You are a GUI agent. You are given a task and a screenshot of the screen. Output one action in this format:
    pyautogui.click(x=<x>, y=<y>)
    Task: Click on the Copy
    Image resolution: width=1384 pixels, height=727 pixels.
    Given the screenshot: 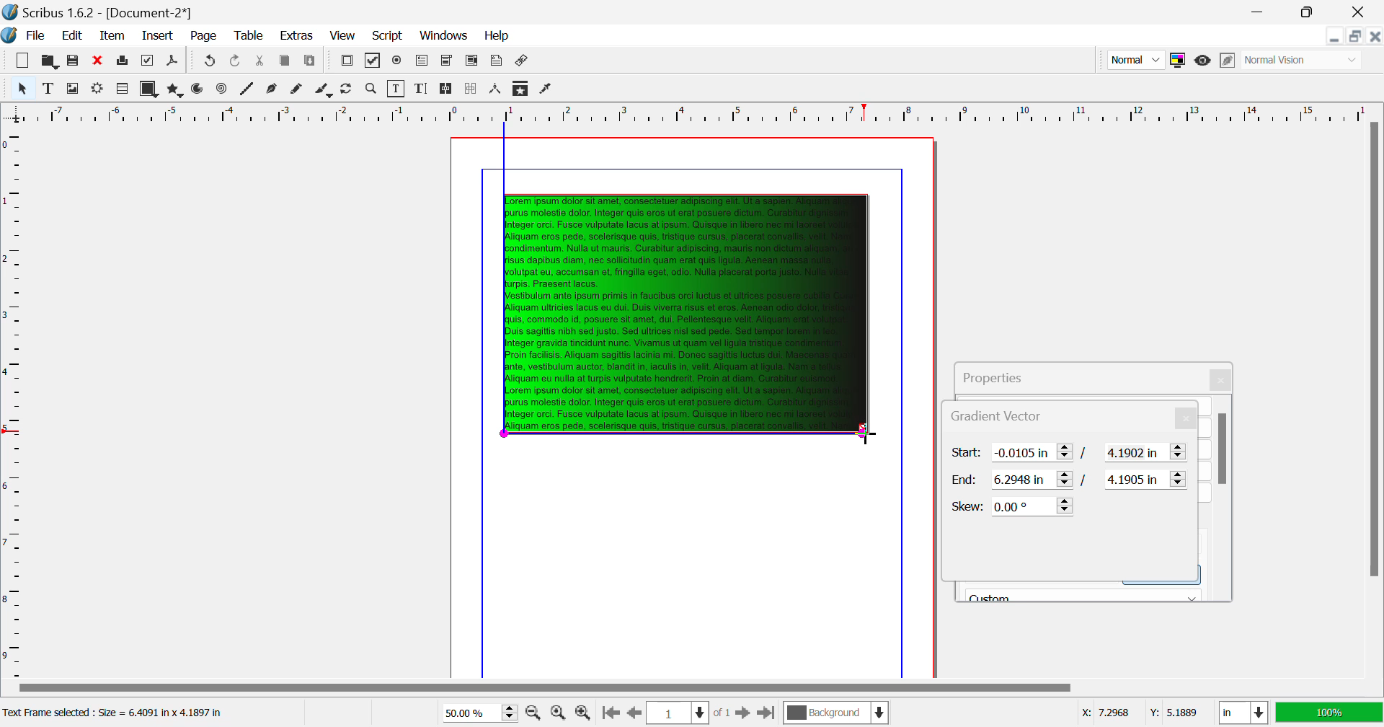 What is the action you would take?
    pyautogui.click(x=285, y=63)
    